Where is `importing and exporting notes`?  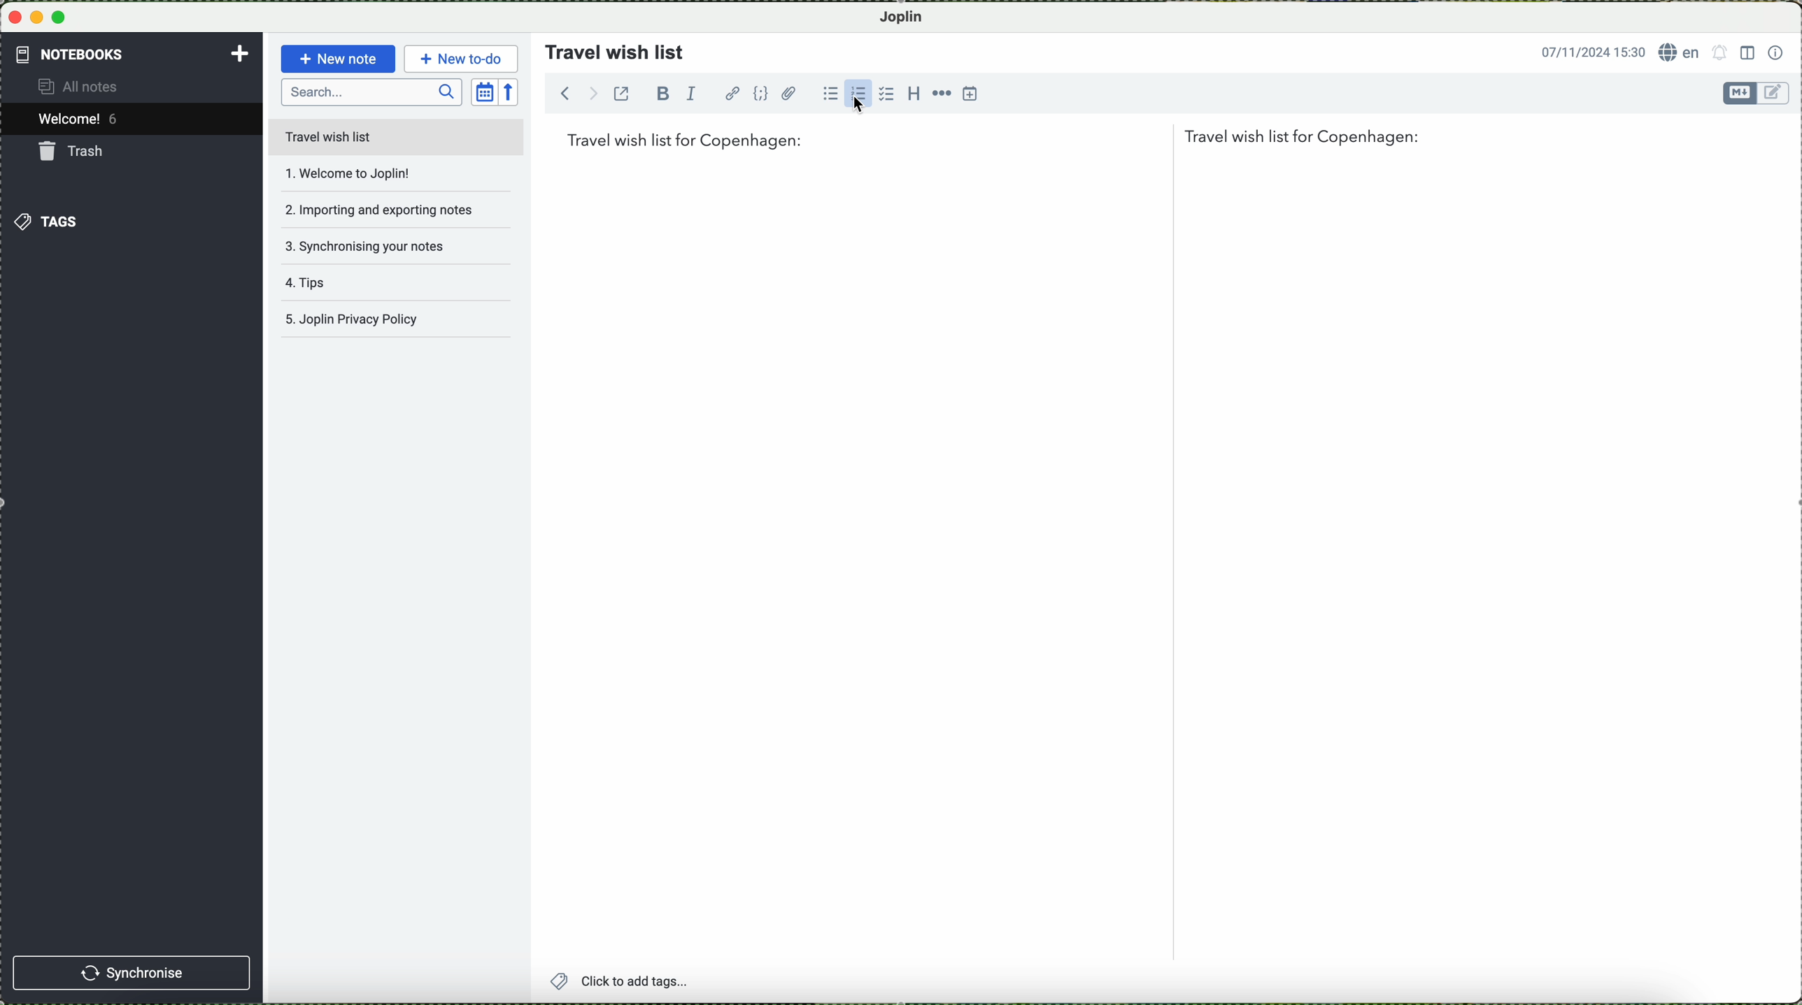
importing and exporting notes is located at coordinates (378, 208).